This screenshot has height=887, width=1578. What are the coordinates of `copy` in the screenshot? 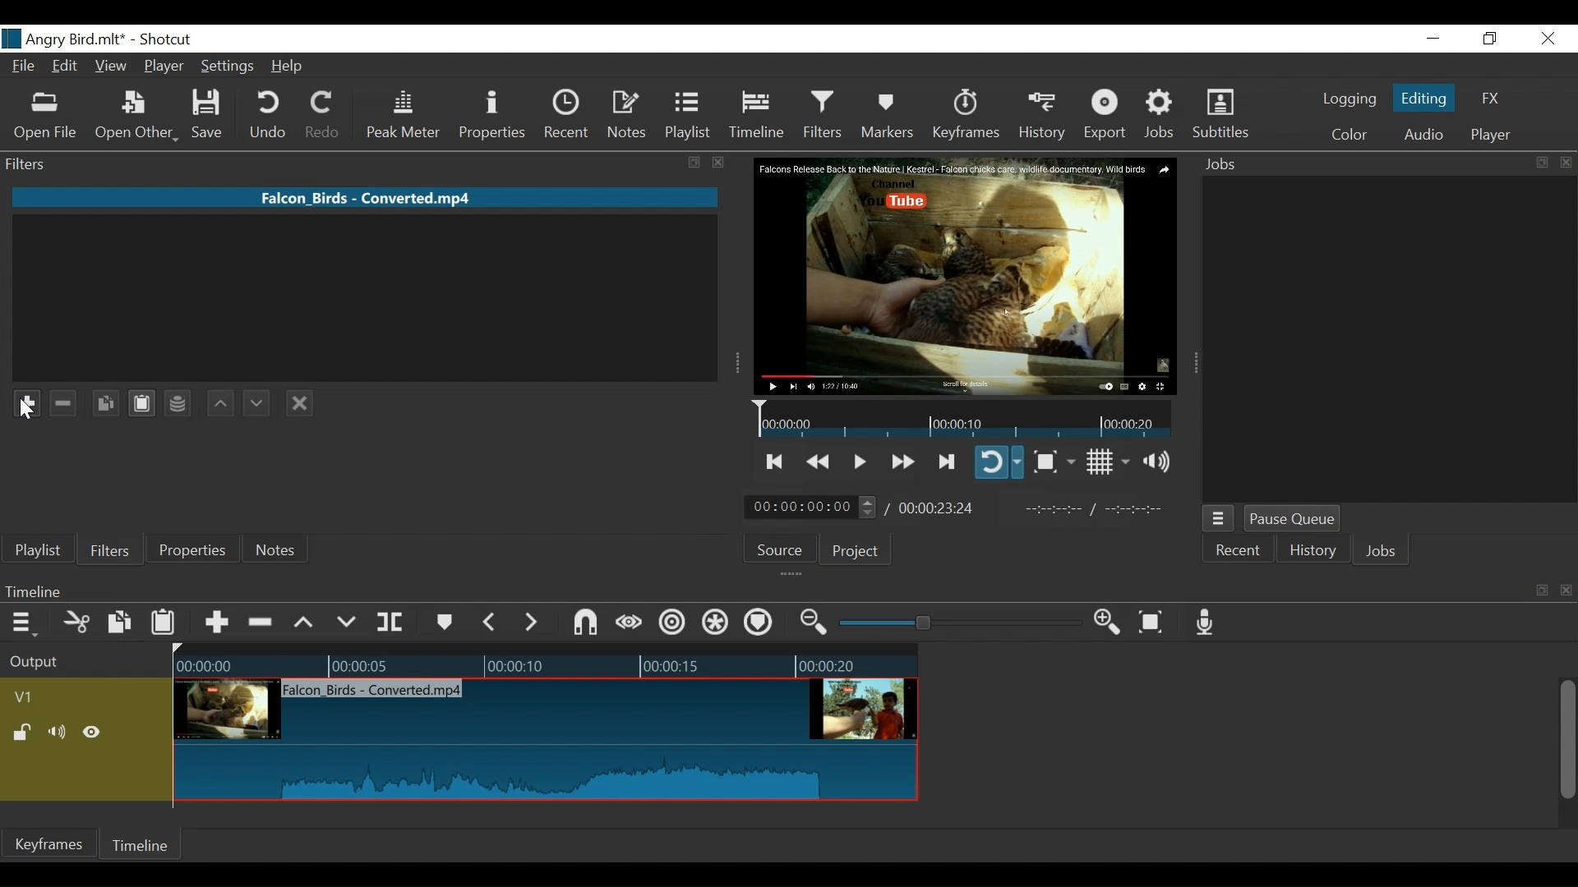 It's located at (696, 163).